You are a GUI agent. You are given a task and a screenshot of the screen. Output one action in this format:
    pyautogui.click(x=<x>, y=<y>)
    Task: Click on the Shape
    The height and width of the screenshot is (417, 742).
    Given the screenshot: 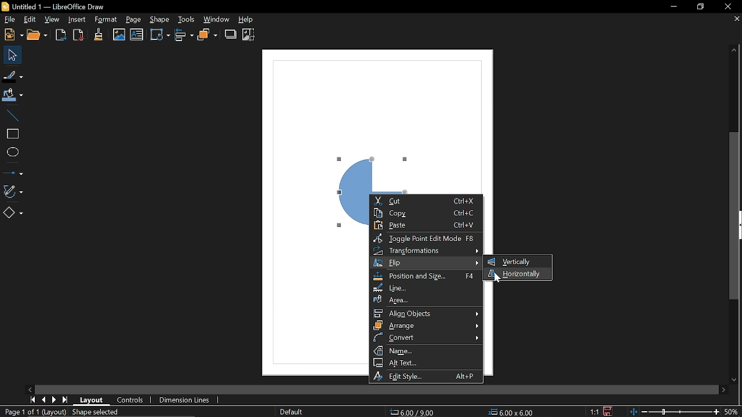 What is the action you would take?
    pyautogui.click(x=161, y=19)
    